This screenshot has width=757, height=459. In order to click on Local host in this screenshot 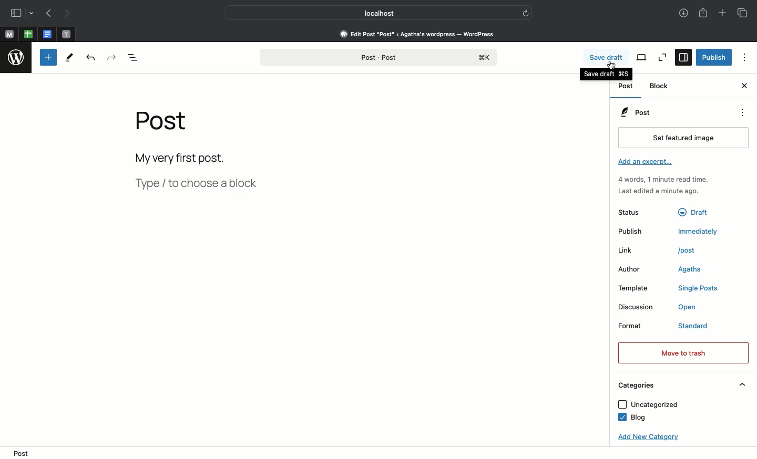, I will do `click(372, 13)`.